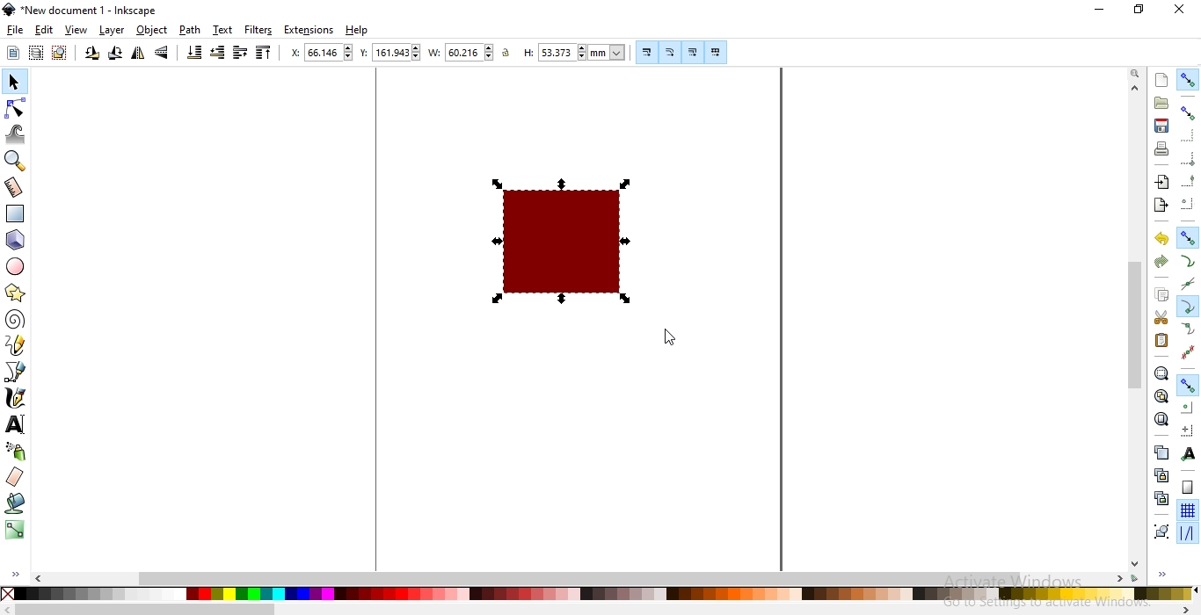 The width and height of the screenshot is (1201, 615). I want to click on close, so click(1178, 11).